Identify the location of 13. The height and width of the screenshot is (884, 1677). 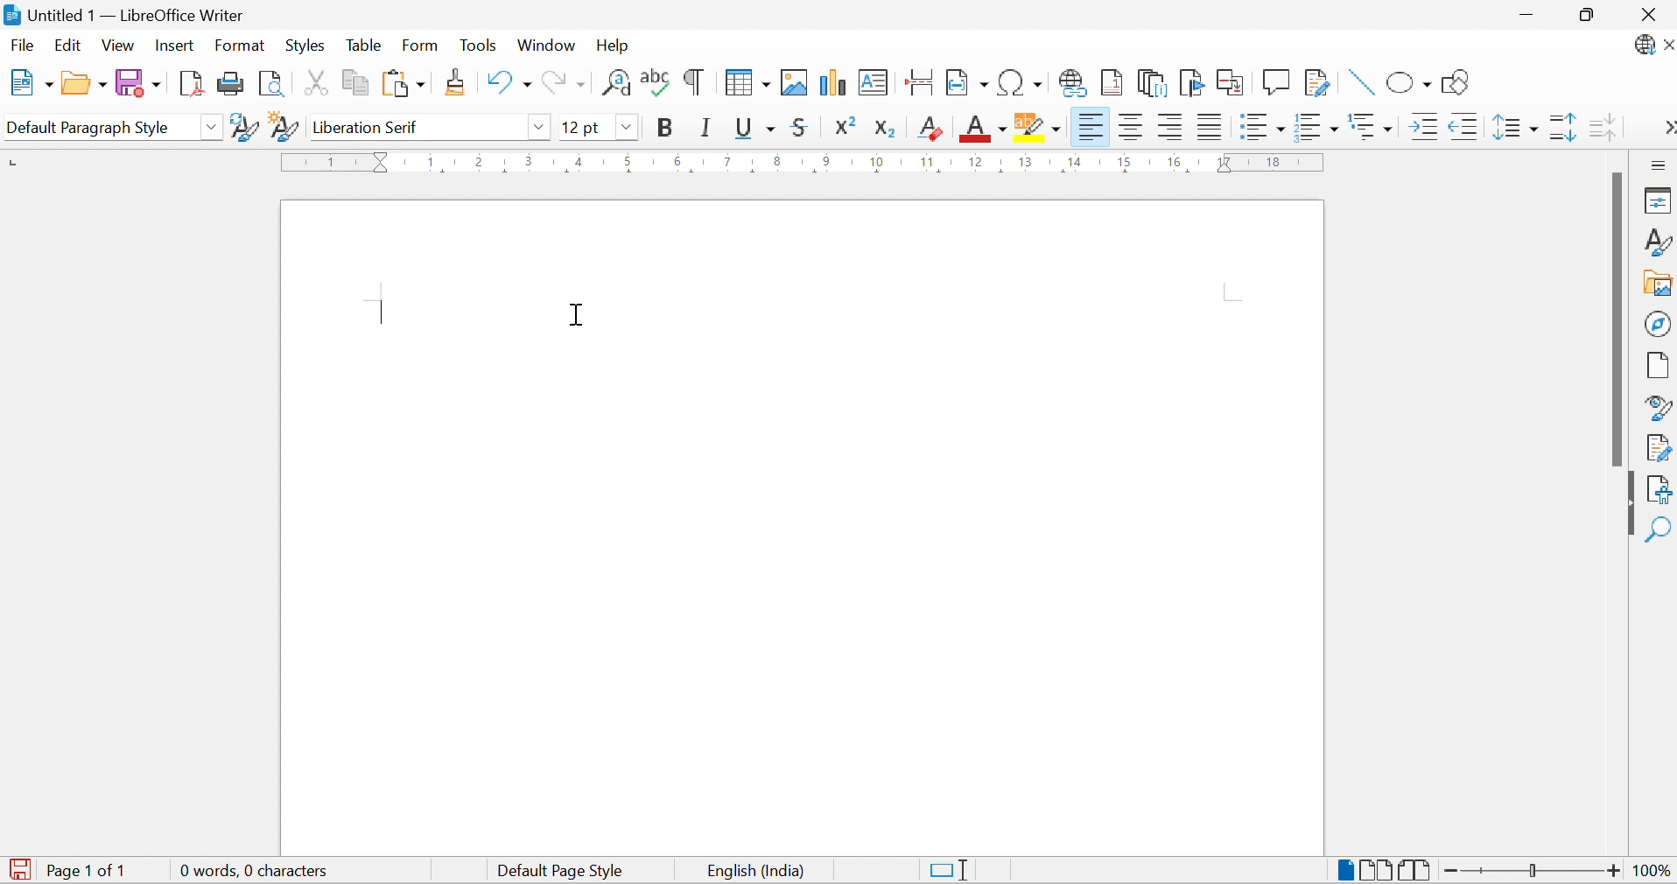
(1025, 162).